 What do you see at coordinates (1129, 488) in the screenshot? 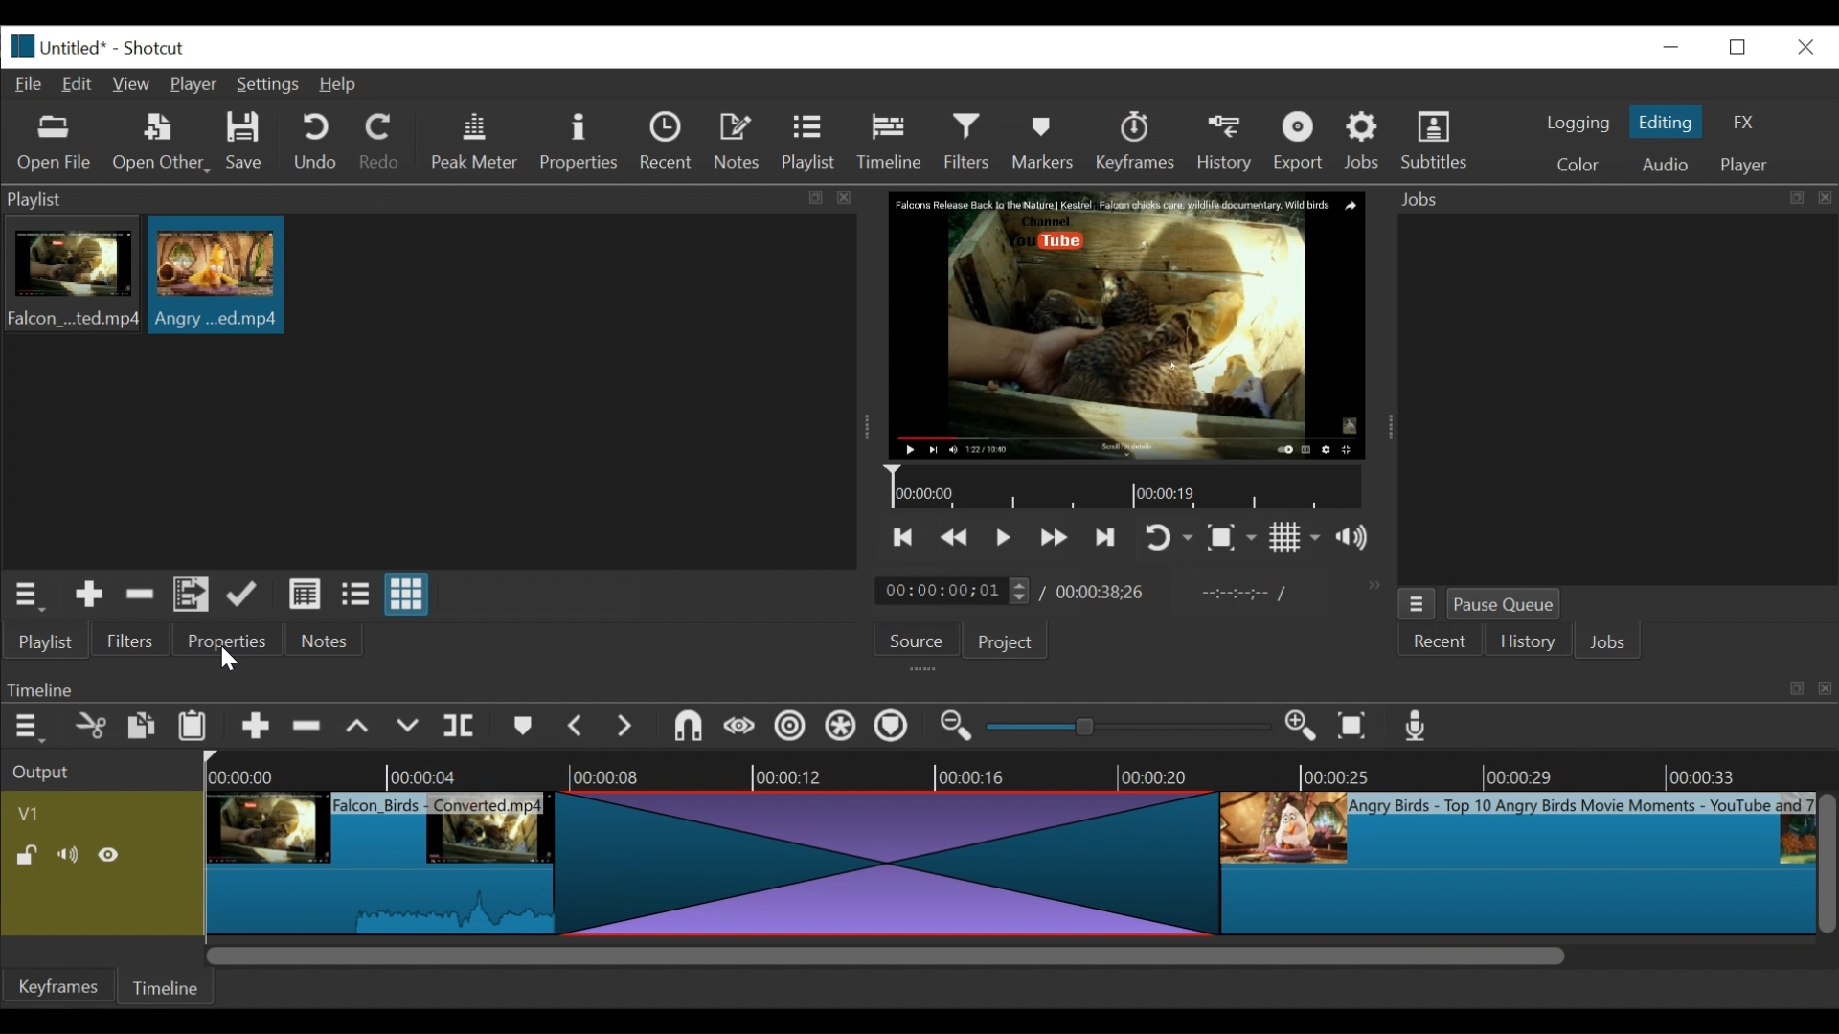
I see `Timeline` at bounding box center [1129, 488].